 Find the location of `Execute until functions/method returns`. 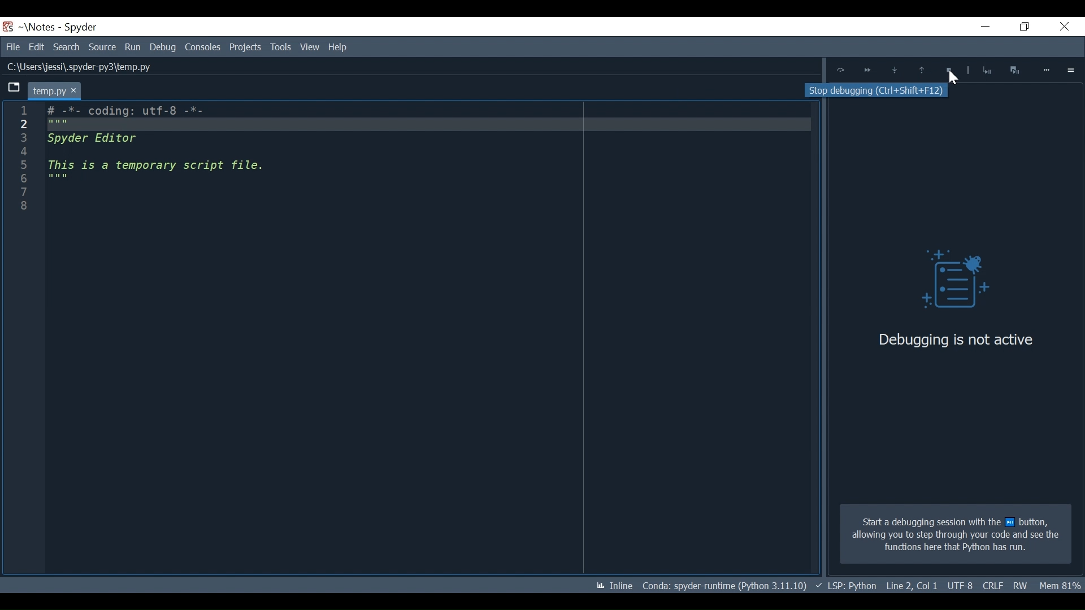

Execute until functions/method returns is located at coordinates (923, 71).